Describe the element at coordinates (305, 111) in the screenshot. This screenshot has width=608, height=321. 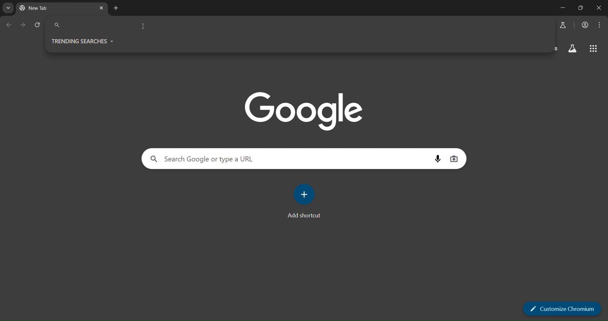
I see `google` at that location.